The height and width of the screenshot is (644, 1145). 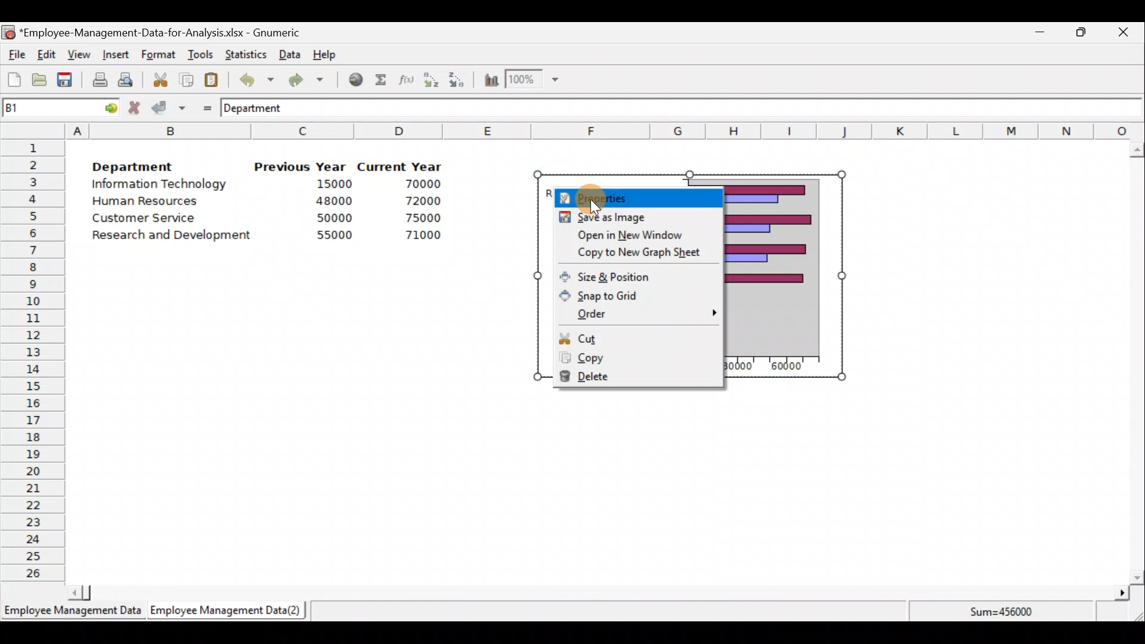 I want to click on Sum into the current cell, so click(x=379, y=79).